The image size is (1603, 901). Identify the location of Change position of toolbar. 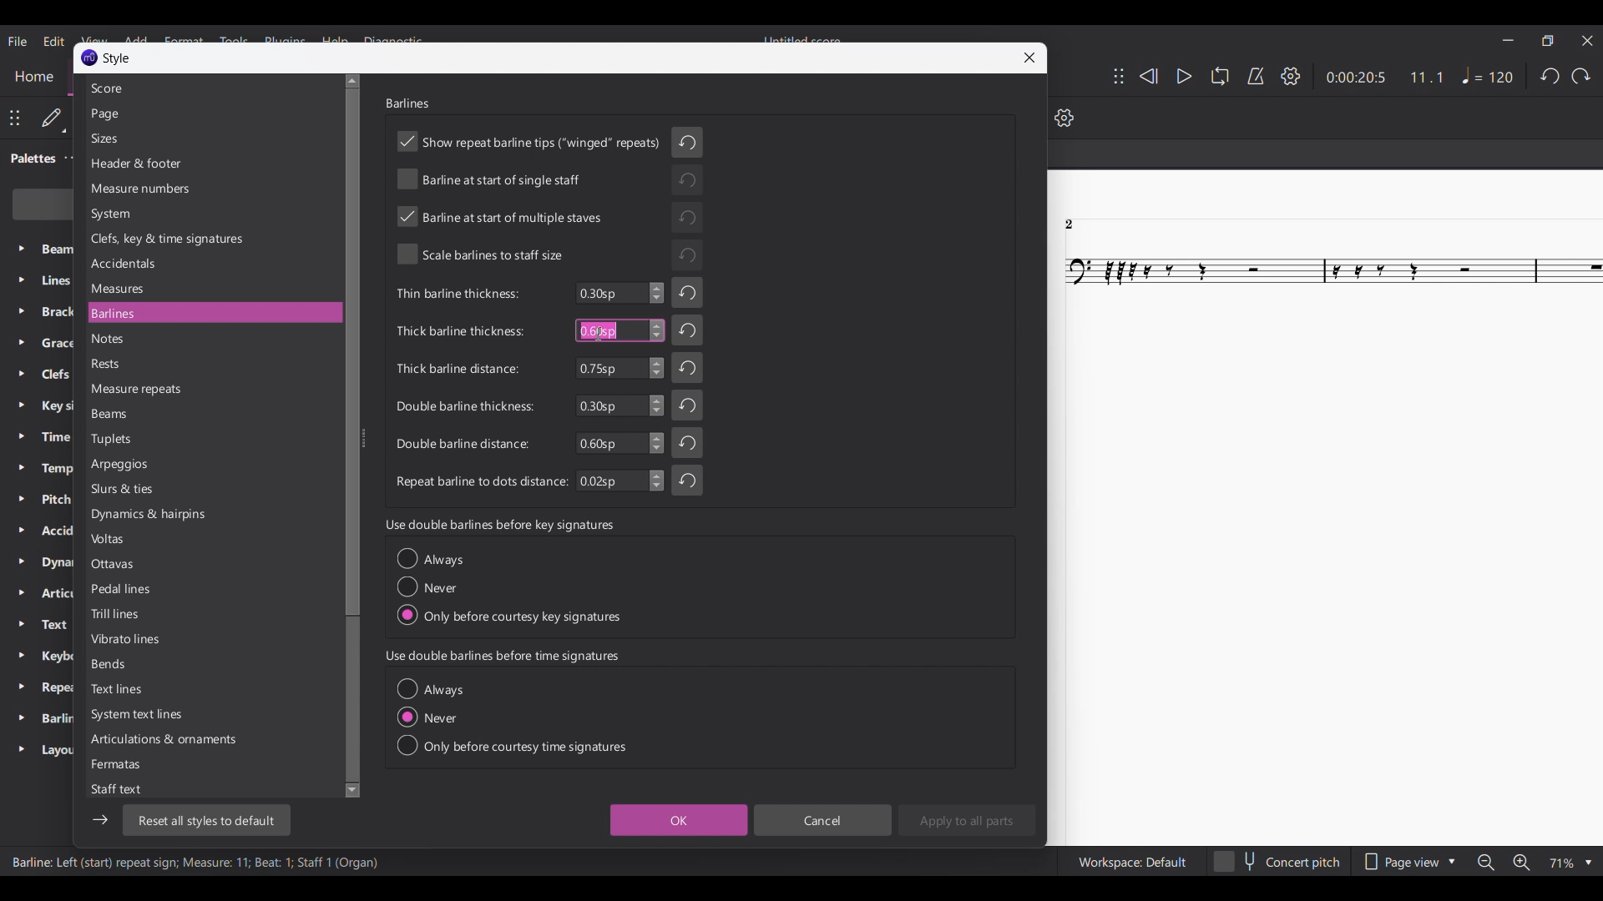
(1119, 76).